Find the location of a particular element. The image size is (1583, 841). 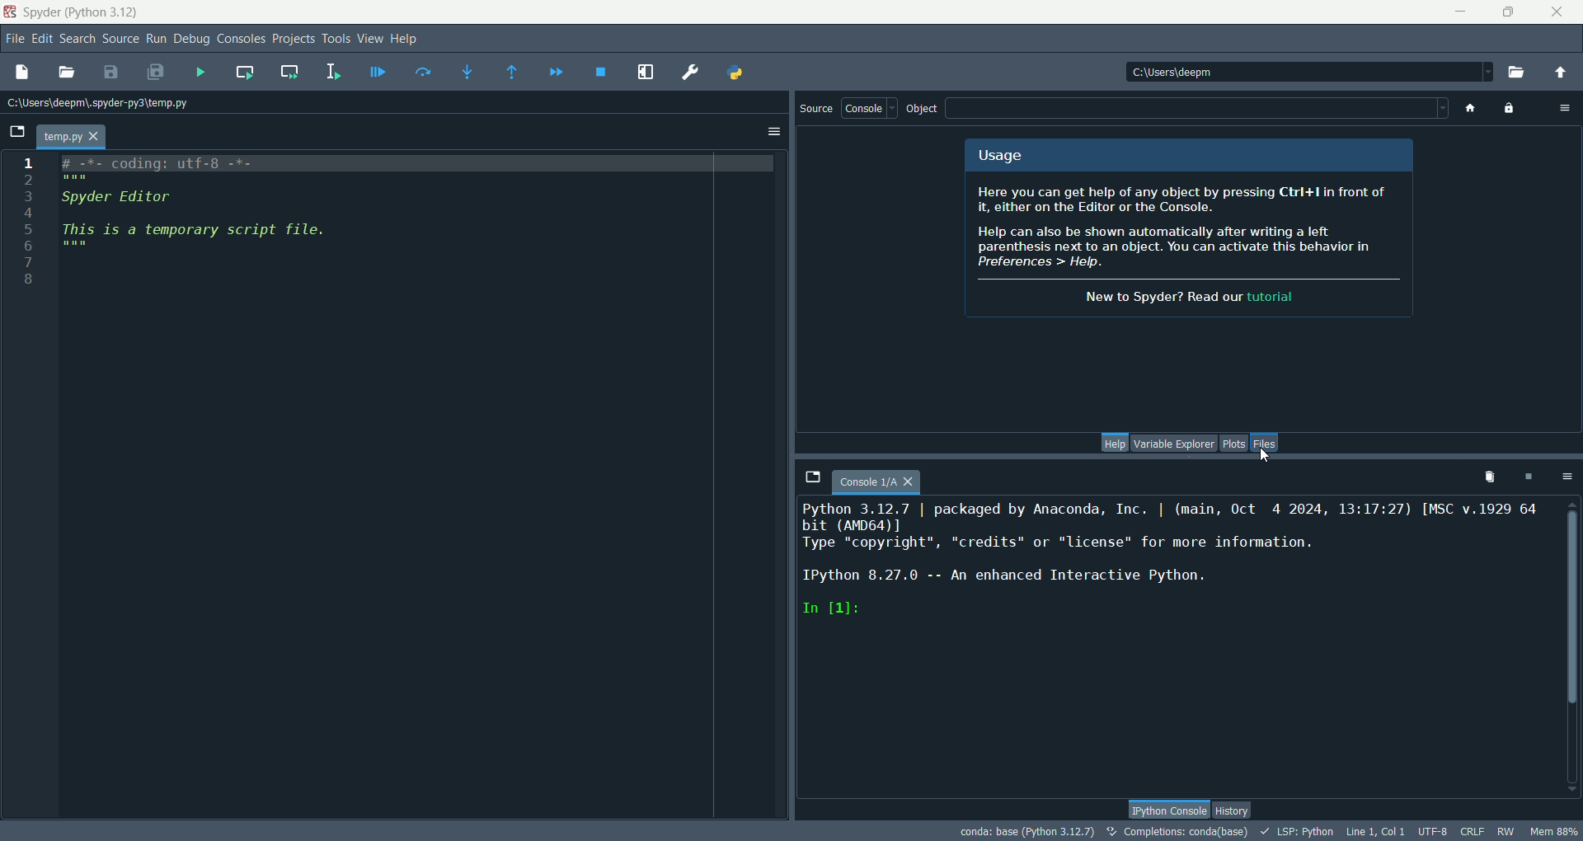

run until current function returns is located at coordinates (510, 72).